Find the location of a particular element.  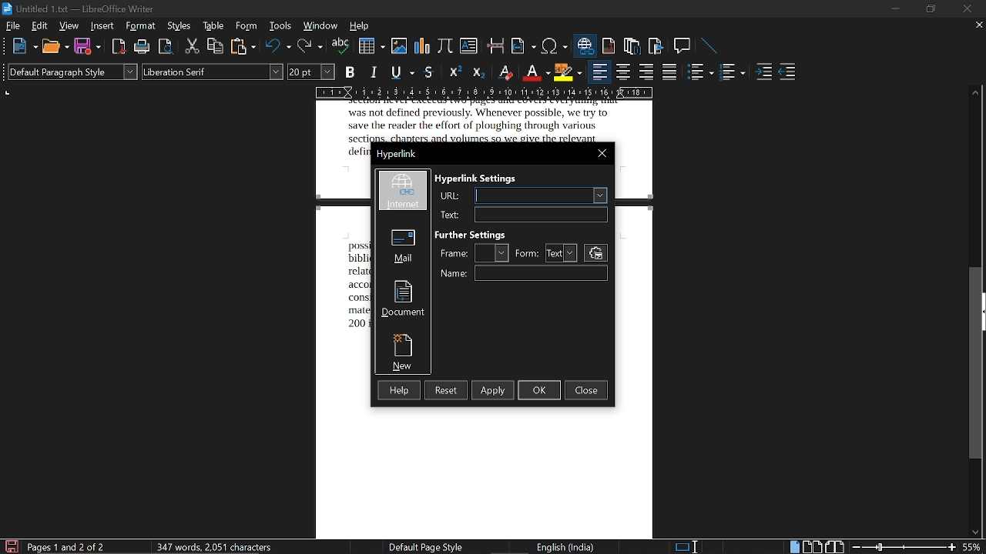

Name is located at coordinates (455, 275).